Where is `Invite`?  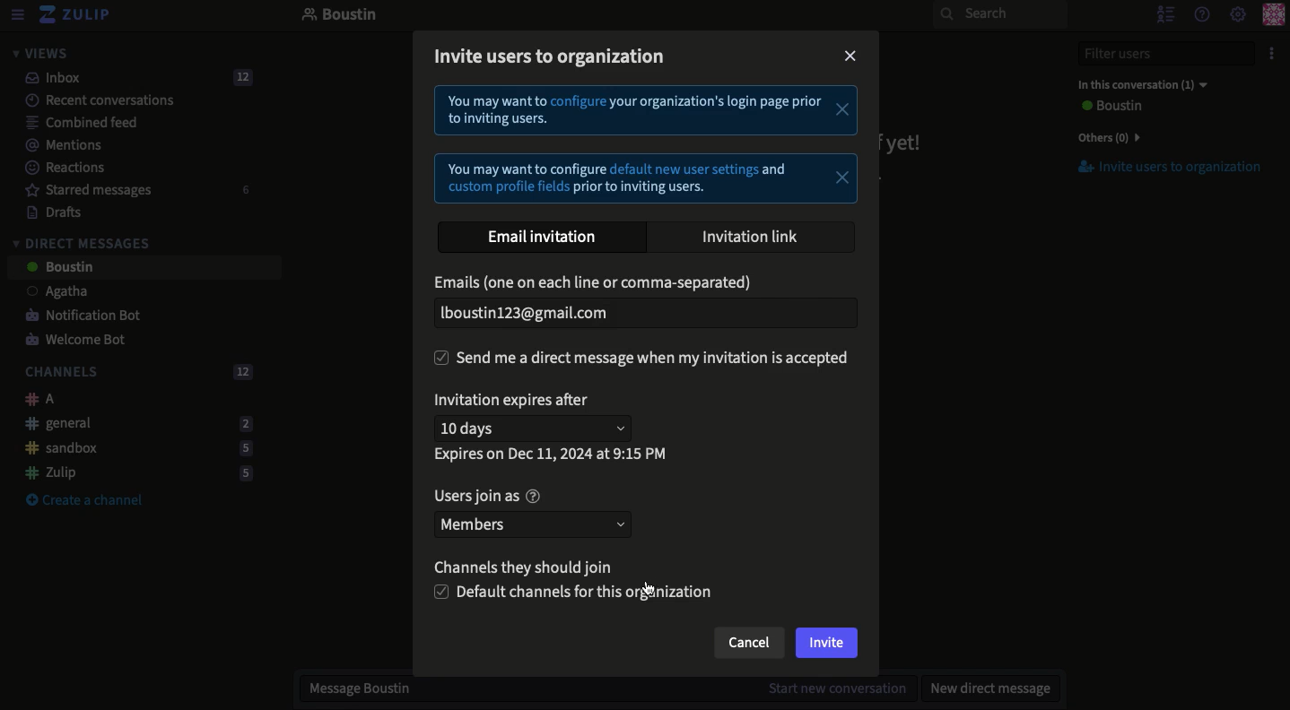
Invite is located at coordinates (827, 645).